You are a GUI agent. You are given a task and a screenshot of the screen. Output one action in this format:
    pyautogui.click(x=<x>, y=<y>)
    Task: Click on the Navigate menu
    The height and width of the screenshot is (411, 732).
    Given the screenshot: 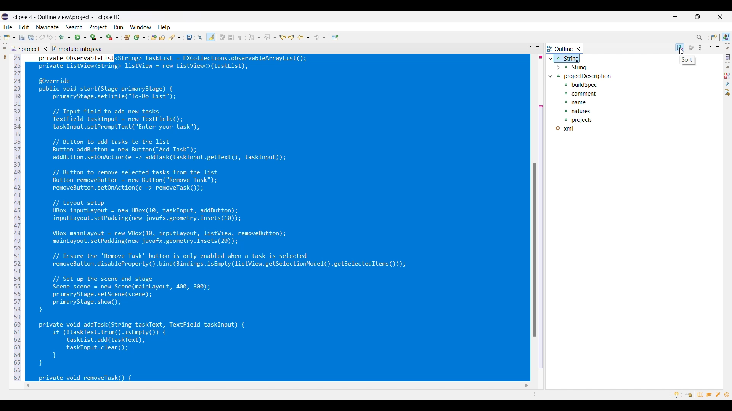 What is the action you would take?
    pyautogui.click(x=47, y=28)
    